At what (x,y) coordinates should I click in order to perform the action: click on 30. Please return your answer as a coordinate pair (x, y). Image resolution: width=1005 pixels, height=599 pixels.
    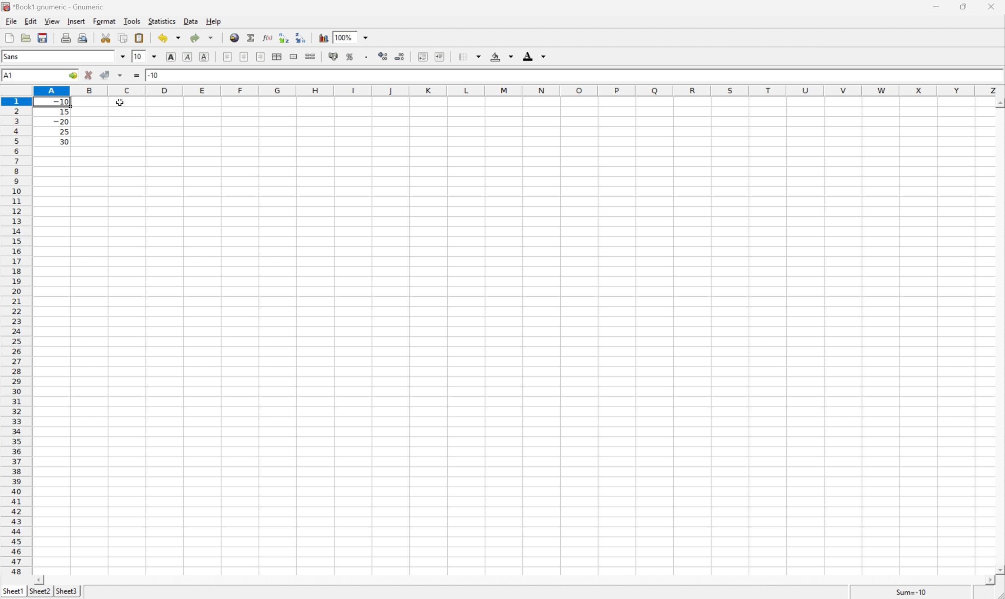
    Looking at the image, I should click on (62, 141).